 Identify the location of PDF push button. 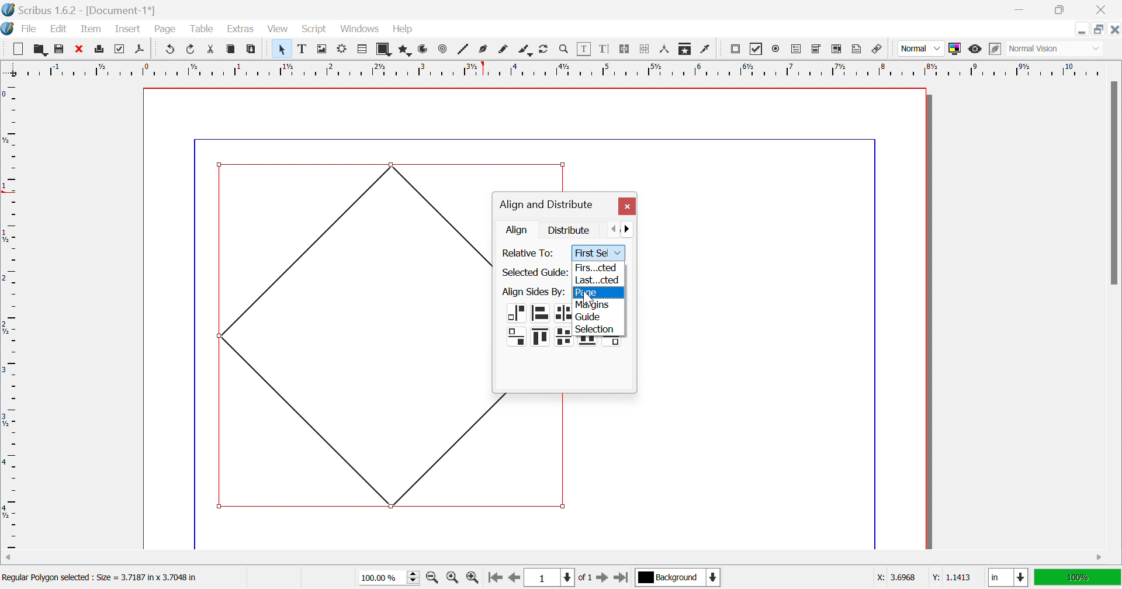
(737, 48).